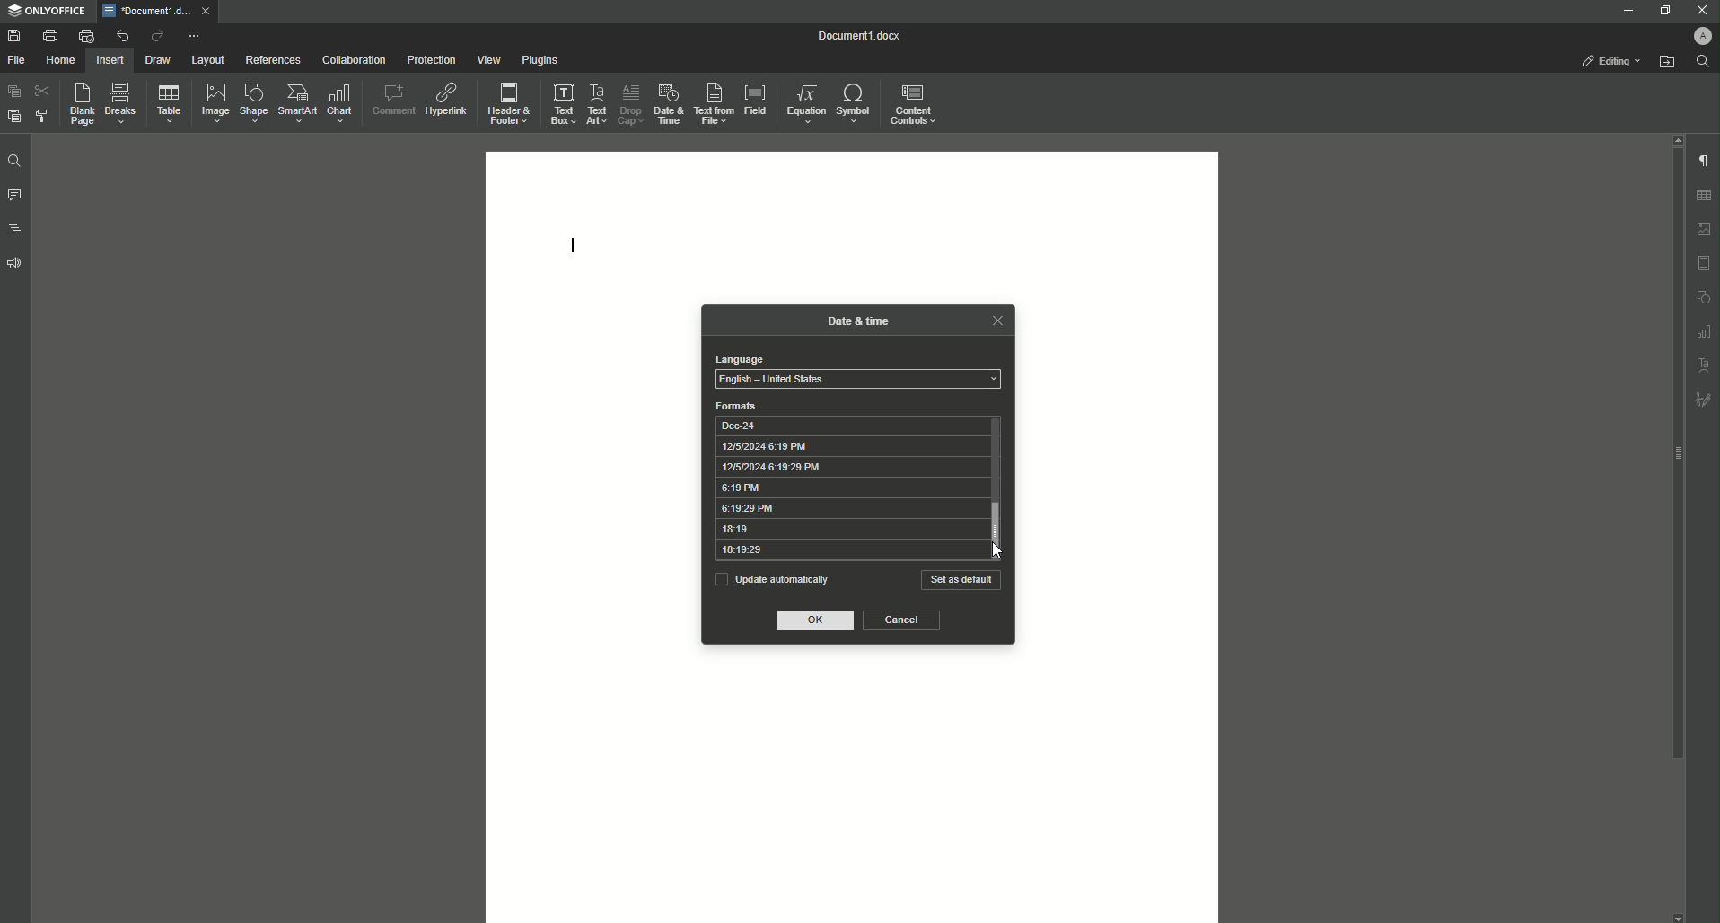 Image resolution: width=1720 pixels, height=923 pixels. I want to click on scroll down, so click(1678, 918).